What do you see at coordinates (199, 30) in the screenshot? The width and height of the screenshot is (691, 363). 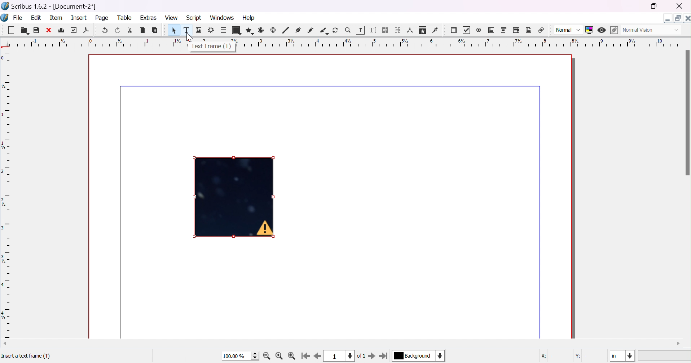 I see `image frame` at bounding box center [199, 30].